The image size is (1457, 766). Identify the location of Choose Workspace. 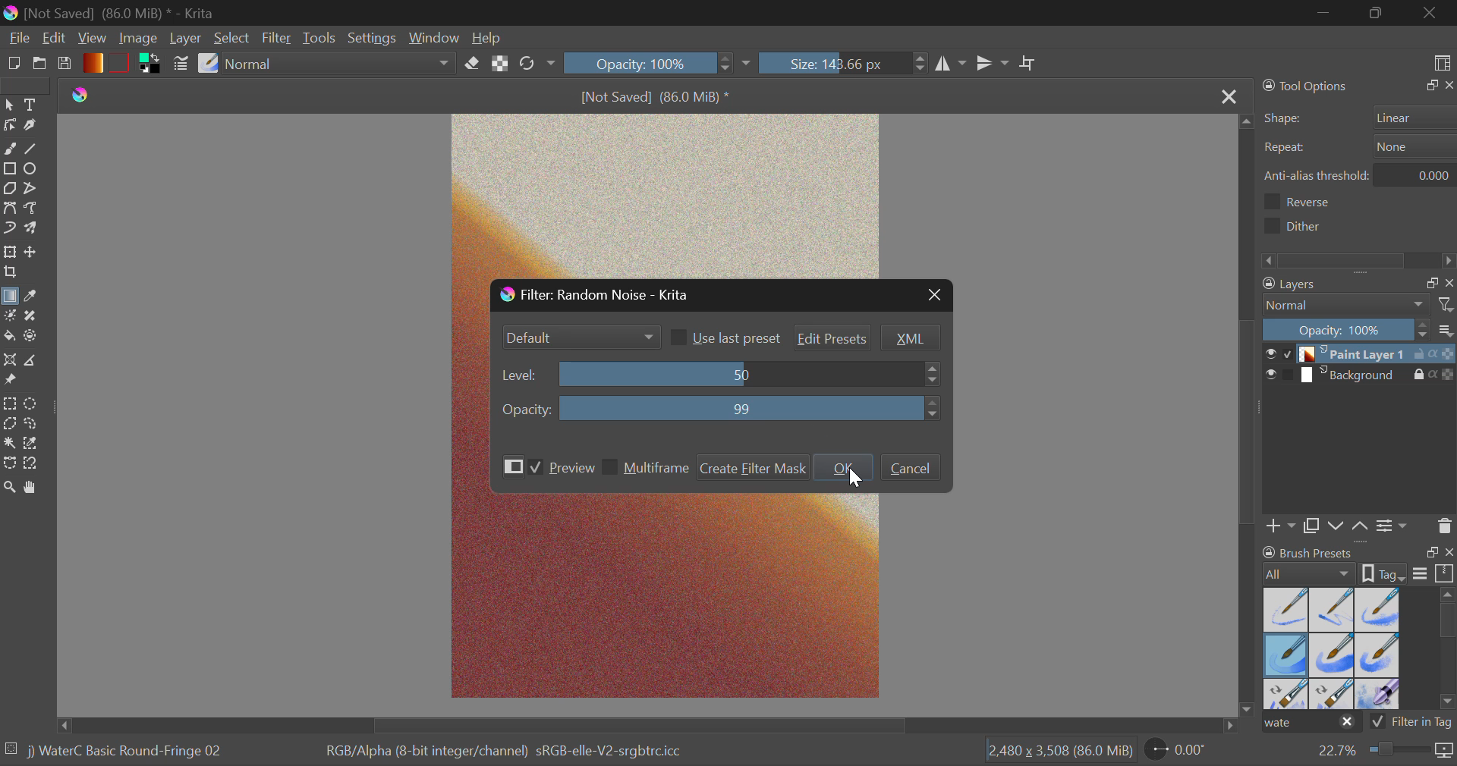
(1440, 61).